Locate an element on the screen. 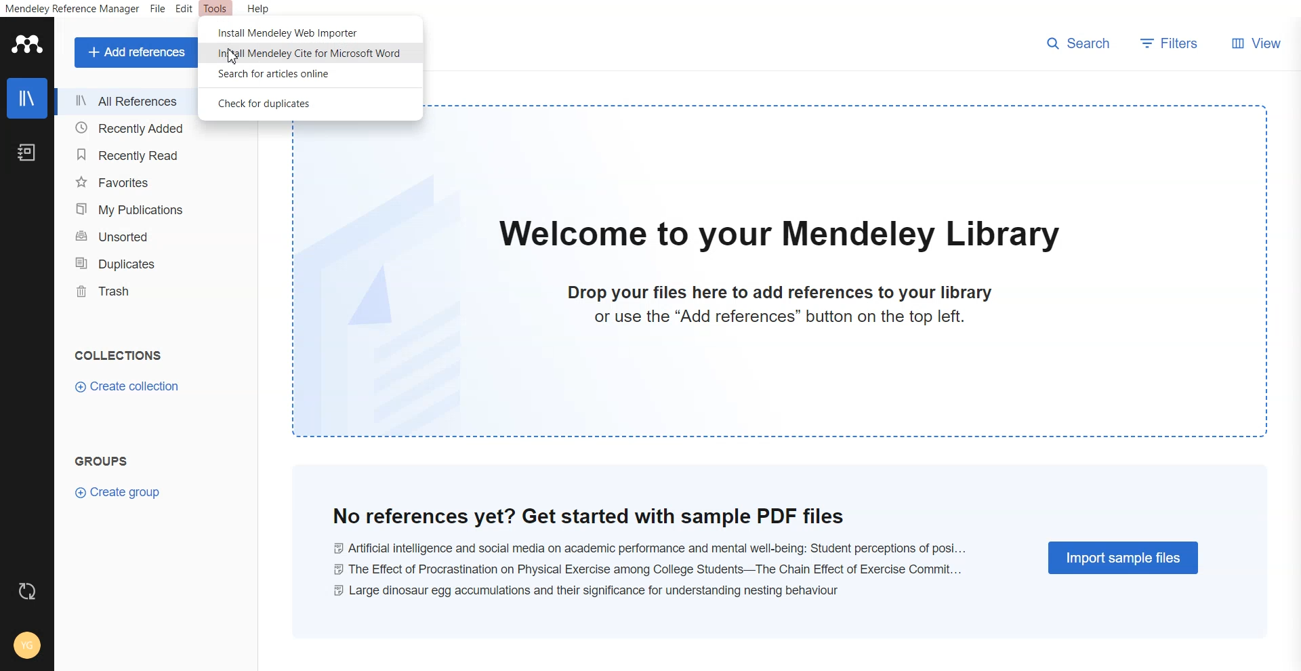 Image resolution: width=1301 pixels, height=671 pixels. no references yet? get started with sample PDF files is located at coordinates (589, 515).